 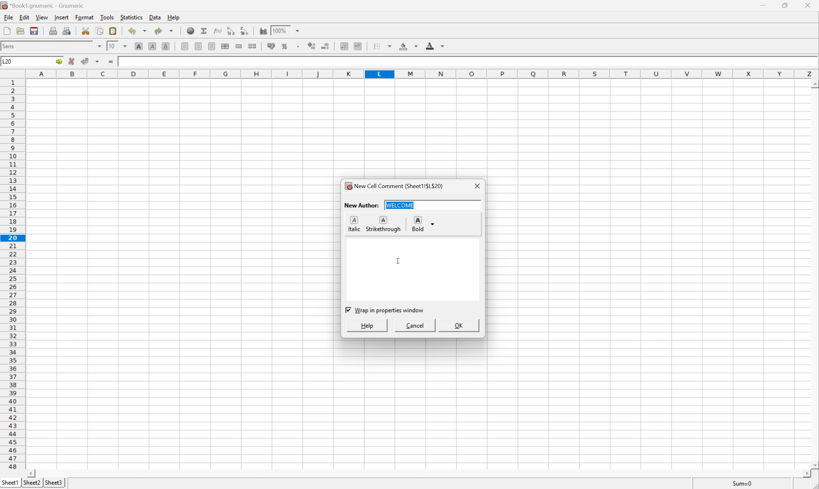 What do you see at coordinates (63, 16) in the screenshot?
I see `Insert` at bounding box center [63, 16].